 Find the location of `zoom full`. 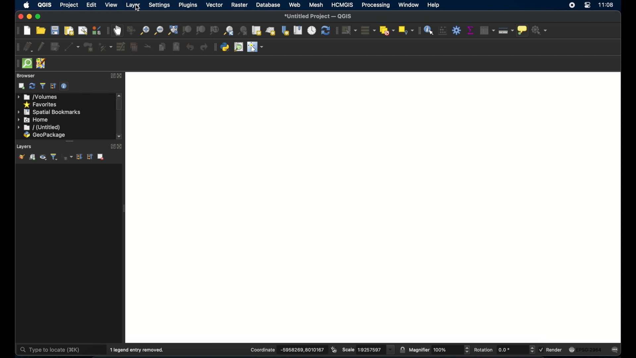

zoom full is located at coordinates (172, 30).